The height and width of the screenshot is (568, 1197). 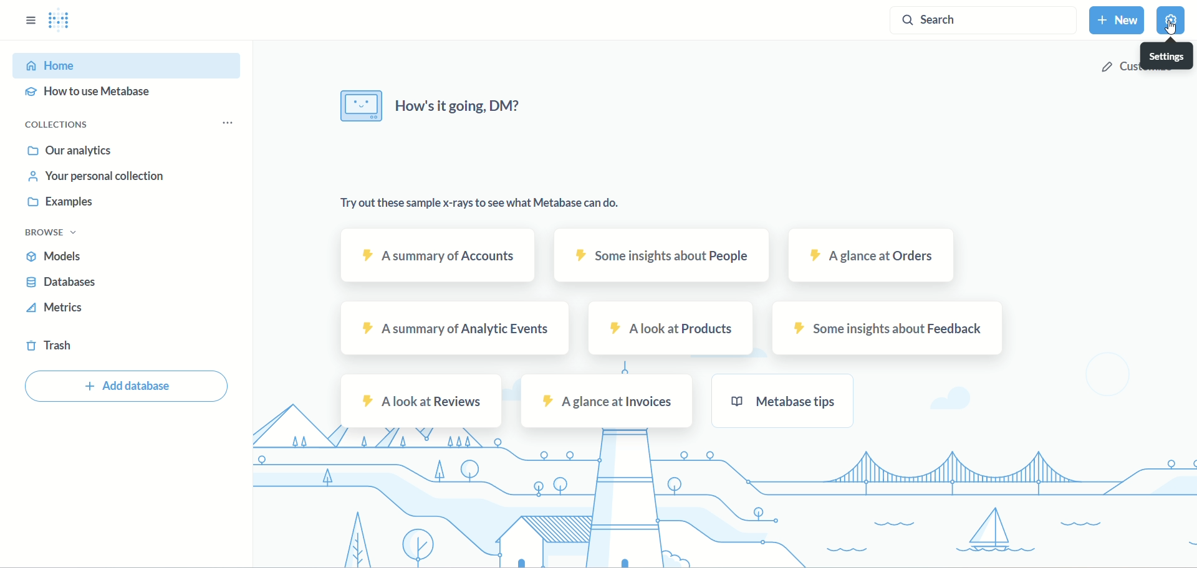 What do you see at coordinates (1167, 55) in the screenshot?
I see `settings` at bounding box center [1167, 55].